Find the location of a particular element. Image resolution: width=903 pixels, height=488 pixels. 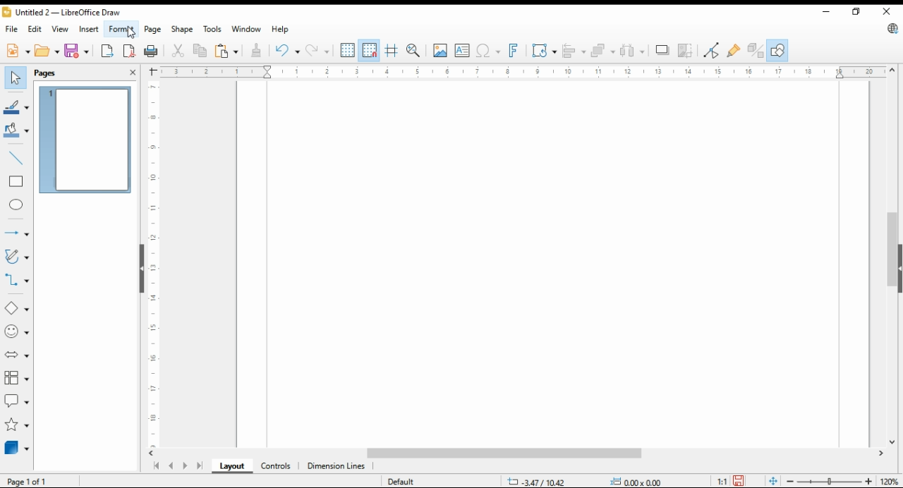

help is located at coordinates (280, 29).